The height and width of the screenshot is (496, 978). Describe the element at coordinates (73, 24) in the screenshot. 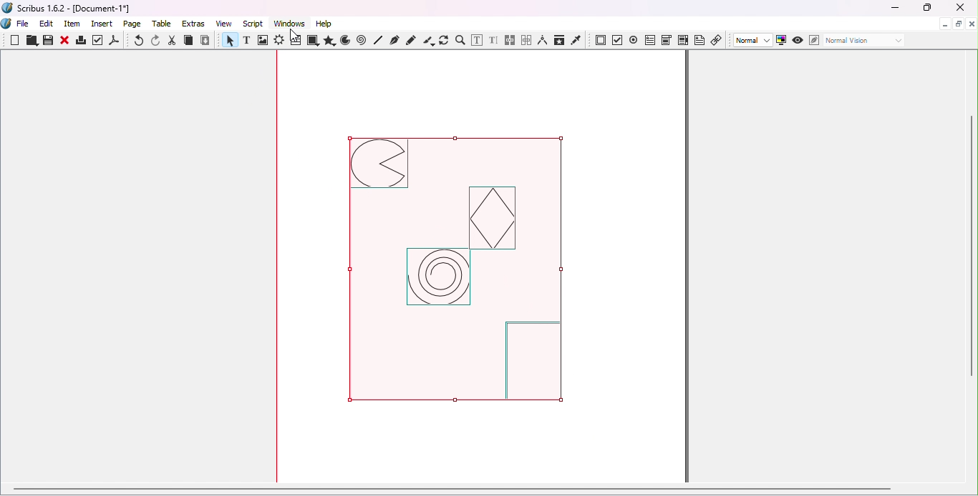

I see `Item` at that location.